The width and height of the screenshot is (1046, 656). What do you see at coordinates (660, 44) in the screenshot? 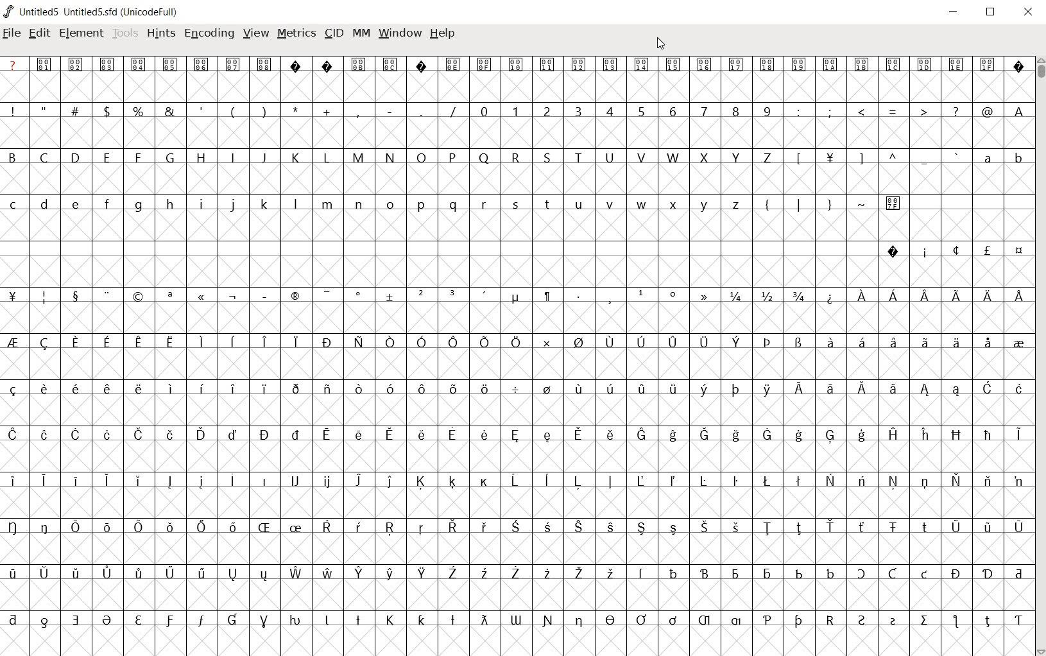
I see `CURSOR` at bounding box center [660, 44].